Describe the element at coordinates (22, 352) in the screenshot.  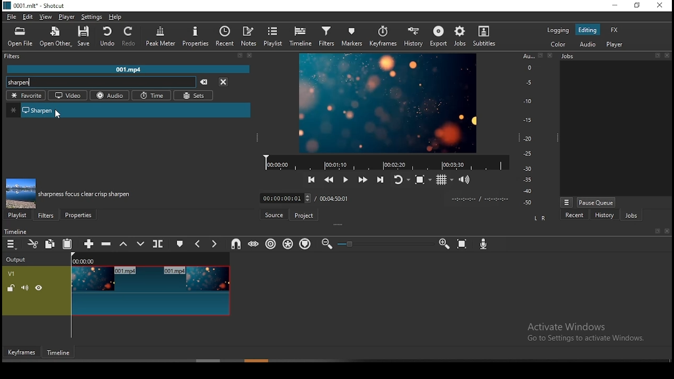
I see `keyframes` at that location.